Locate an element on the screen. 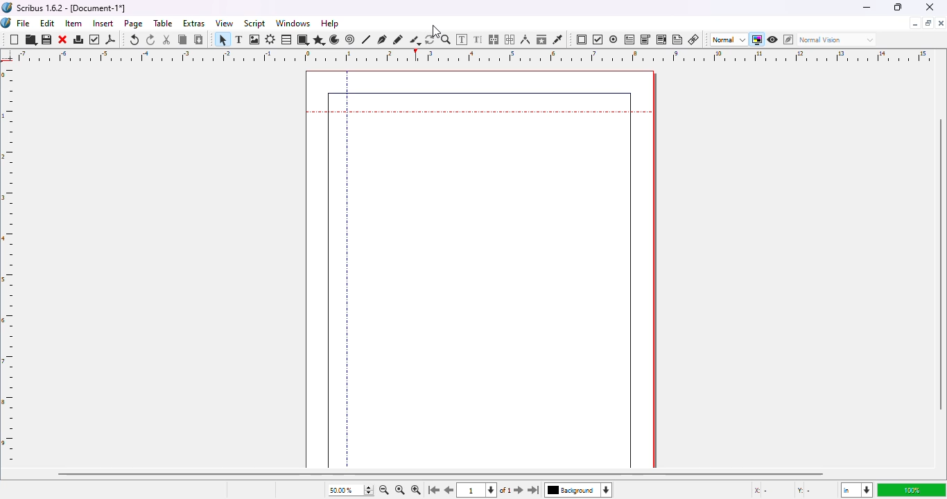  100% is located at coordinates (909, 490).